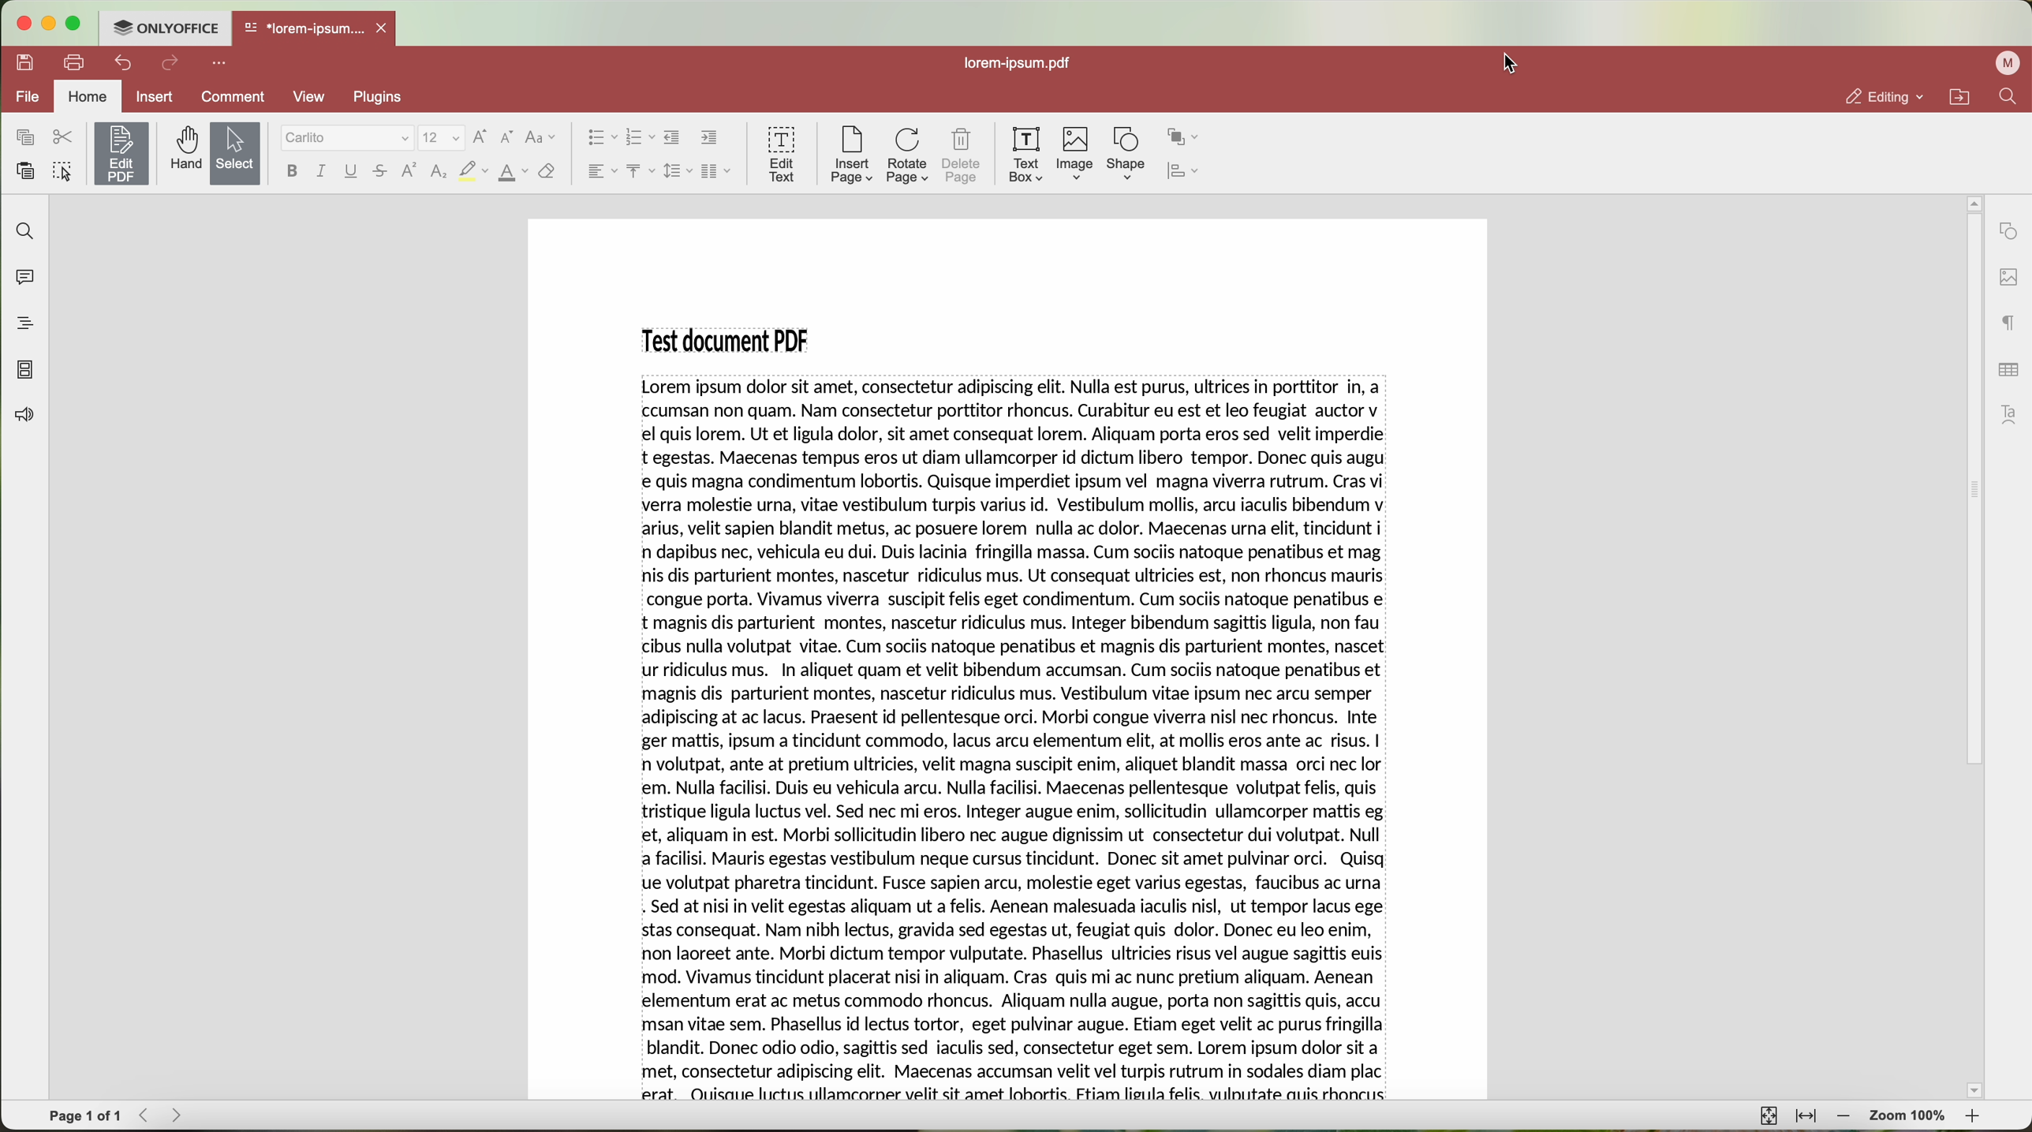  Describe the element at coordinates (2009, 64) in the screenshot. I see `profile user` at that location.